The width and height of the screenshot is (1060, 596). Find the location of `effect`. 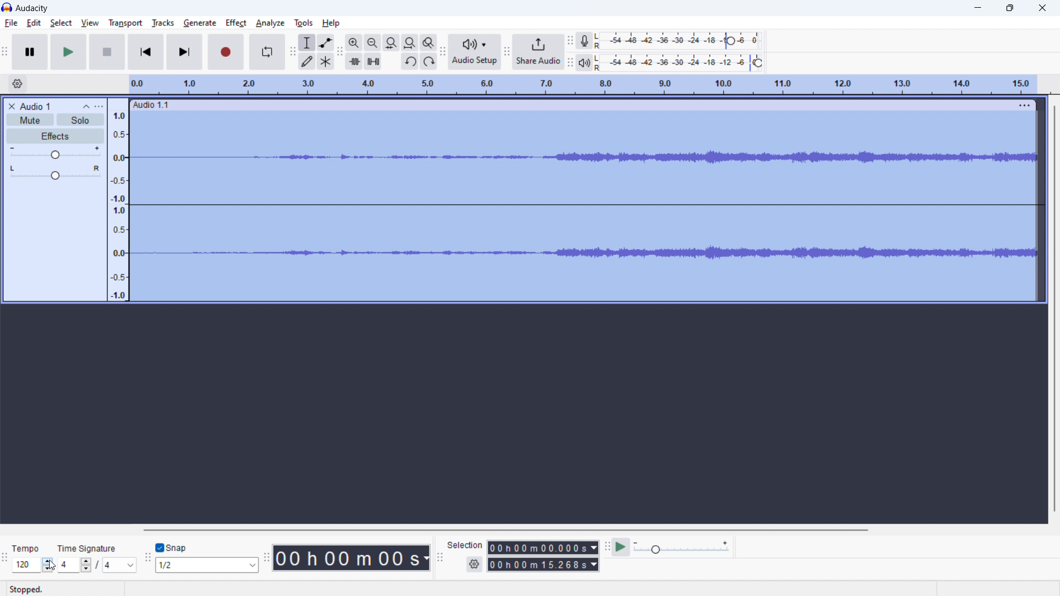

effect is located at coordinates (236, 23).